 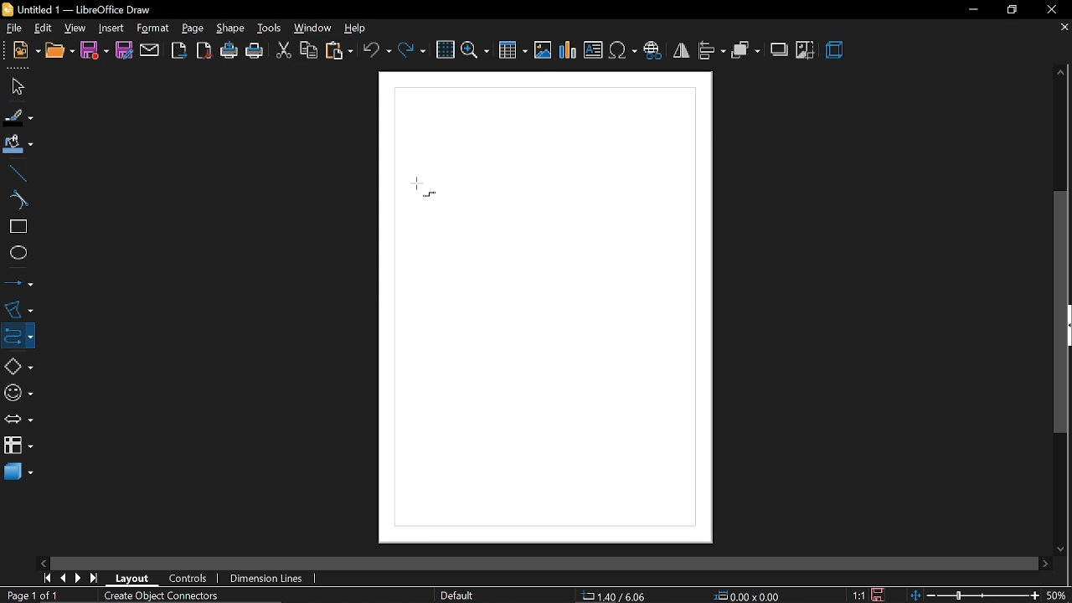 I want to click on 1:1, so click(x=860, y=595).